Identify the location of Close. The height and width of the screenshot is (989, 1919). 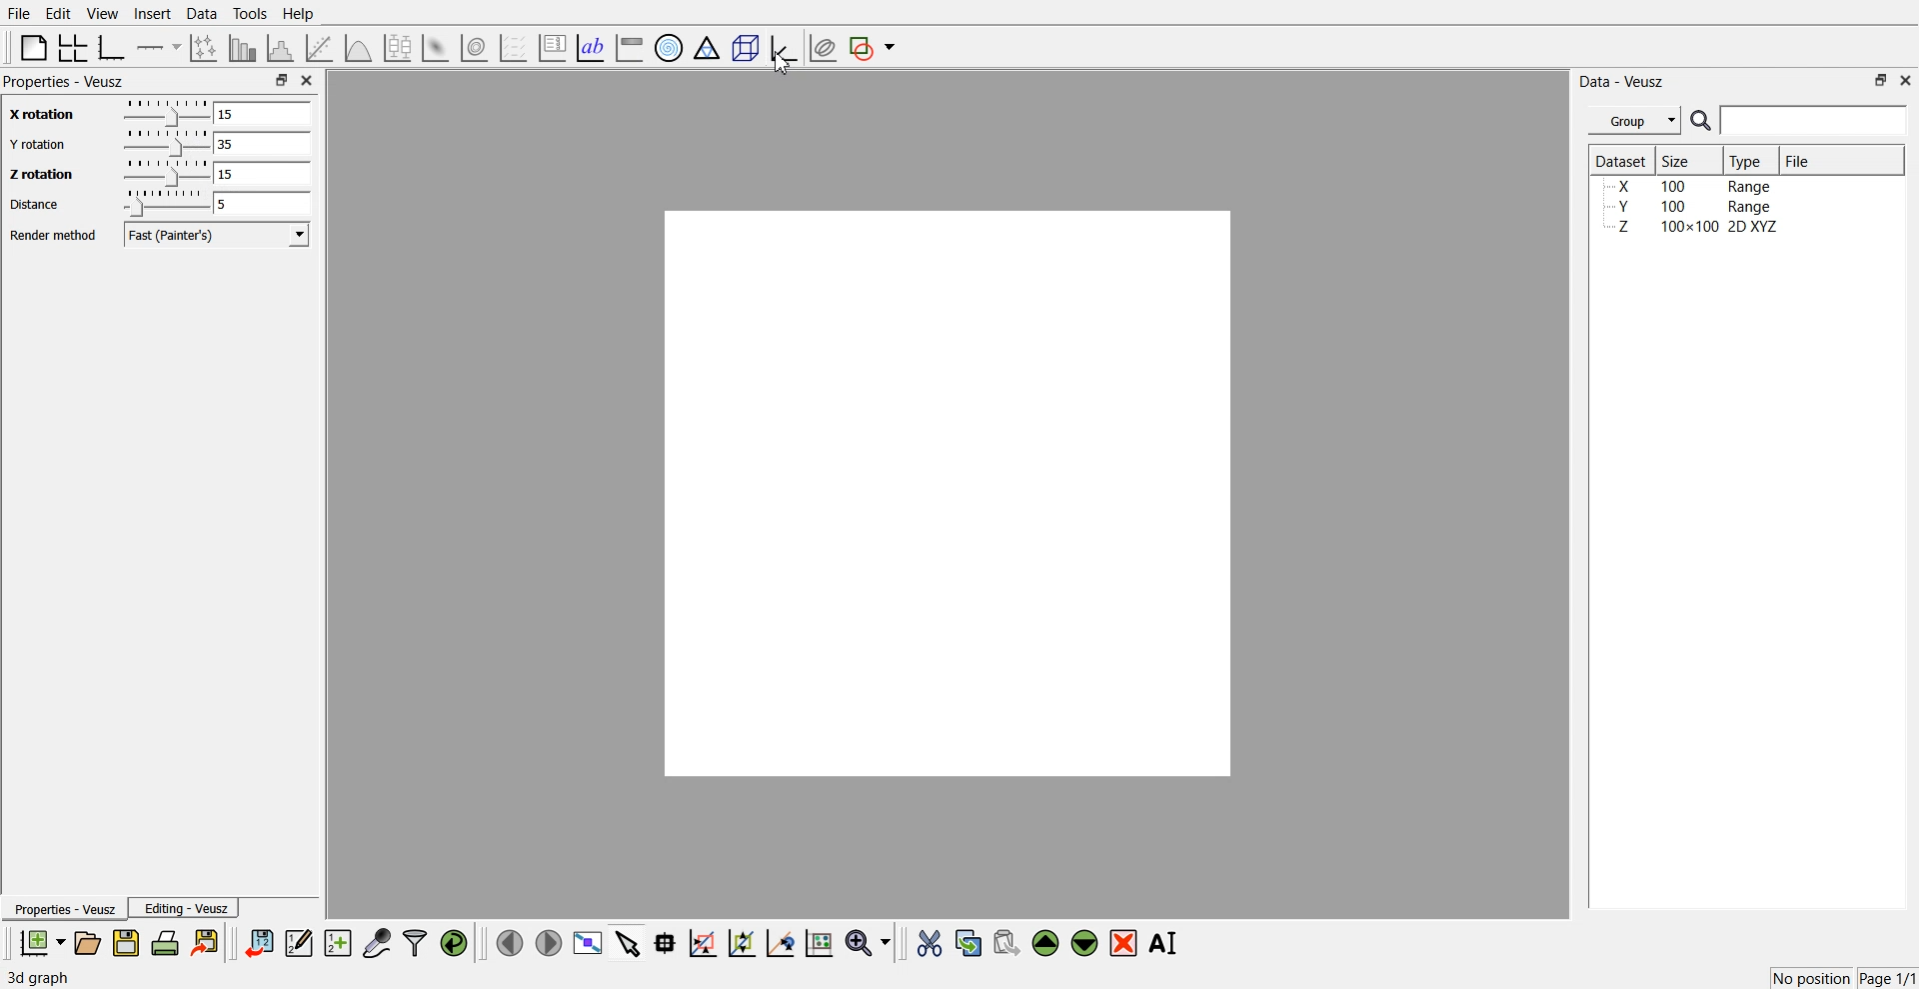
(1907, 79).